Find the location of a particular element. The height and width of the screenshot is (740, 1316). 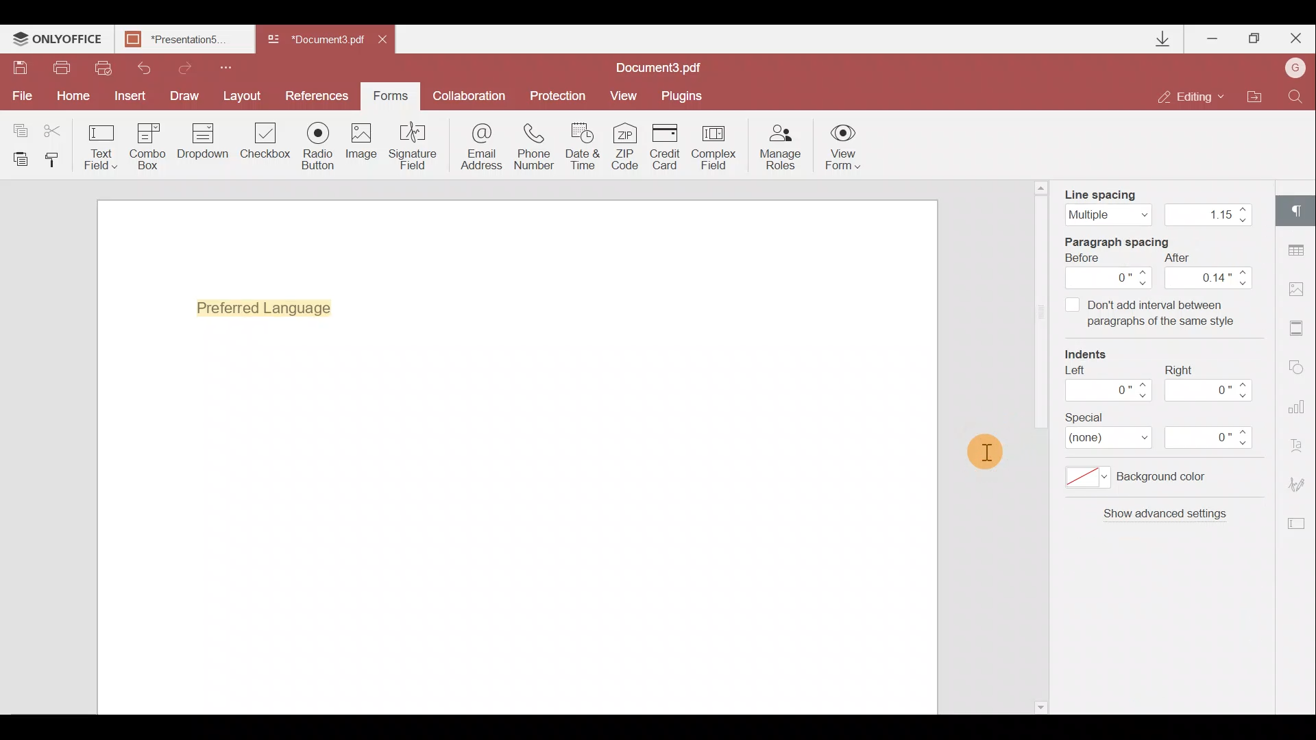

o is located at coordinates (1110, 390).